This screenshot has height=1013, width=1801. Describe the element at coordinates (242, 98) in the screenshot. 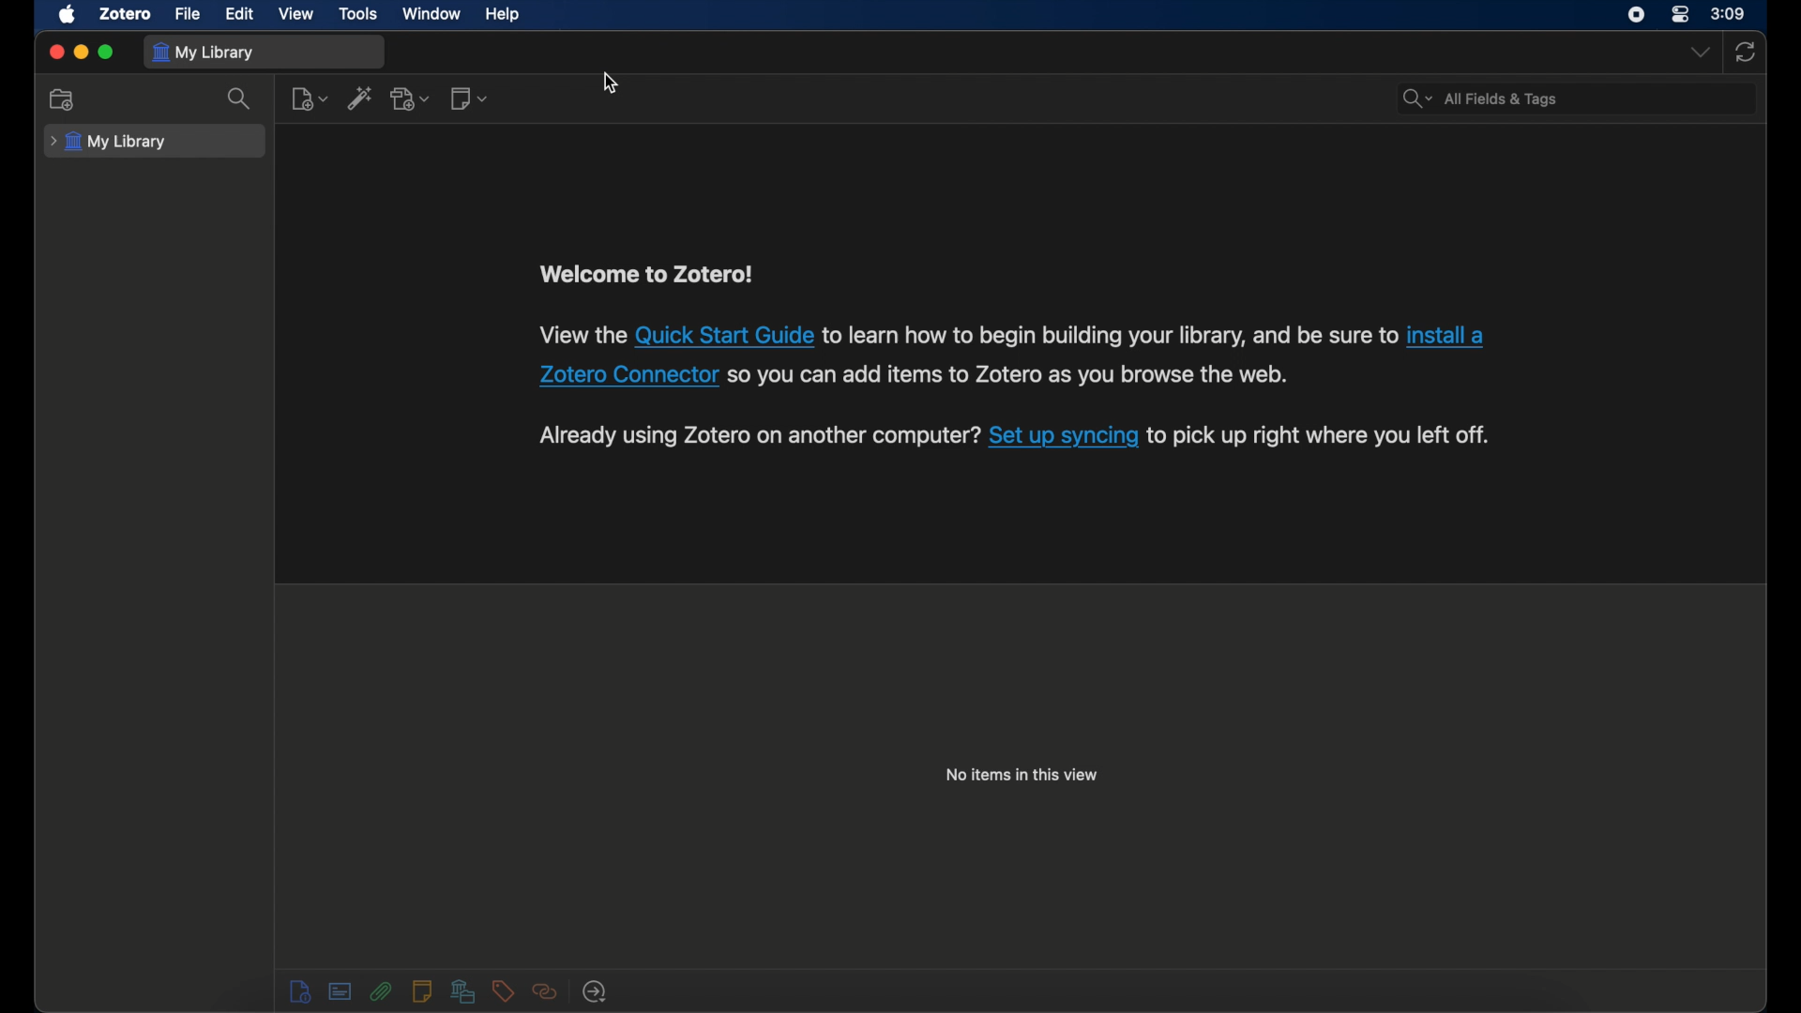

I see `search` at that location.